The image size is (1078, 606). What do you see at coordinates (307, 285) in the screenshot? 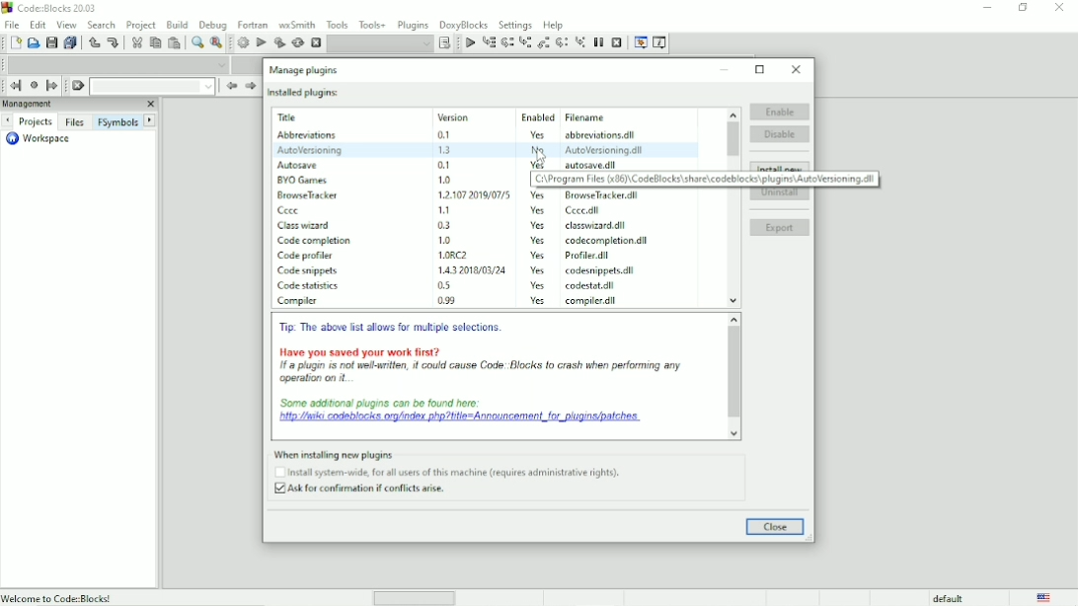
I see `plugin` at bounding box center [307, 285].